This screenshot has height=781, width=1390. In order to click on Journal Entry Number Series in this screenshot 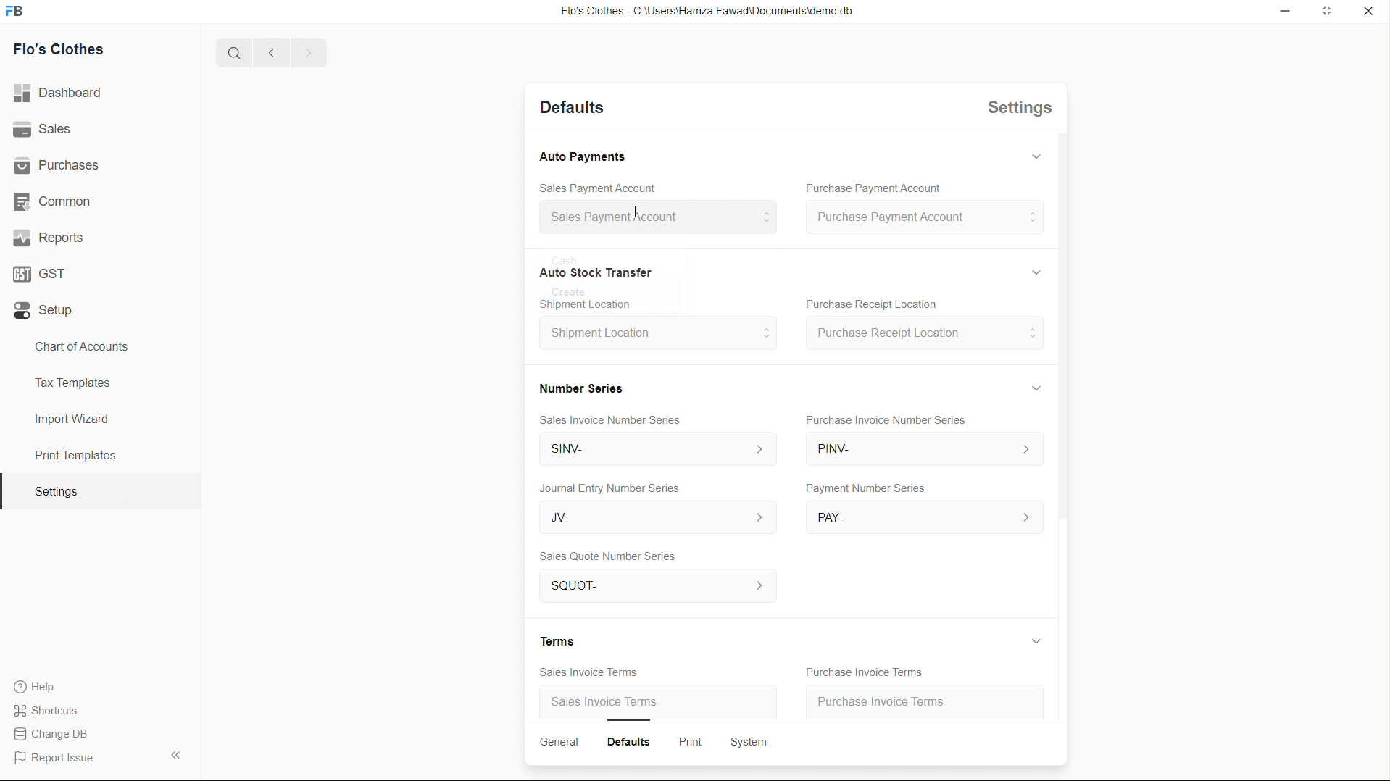, I will do `click(607, 489)`.